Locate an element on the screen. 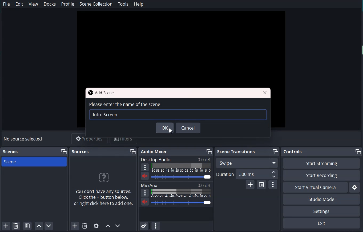 This screenshot has height=232, width=363. Studio Mode is located at coordinates (322, 199).